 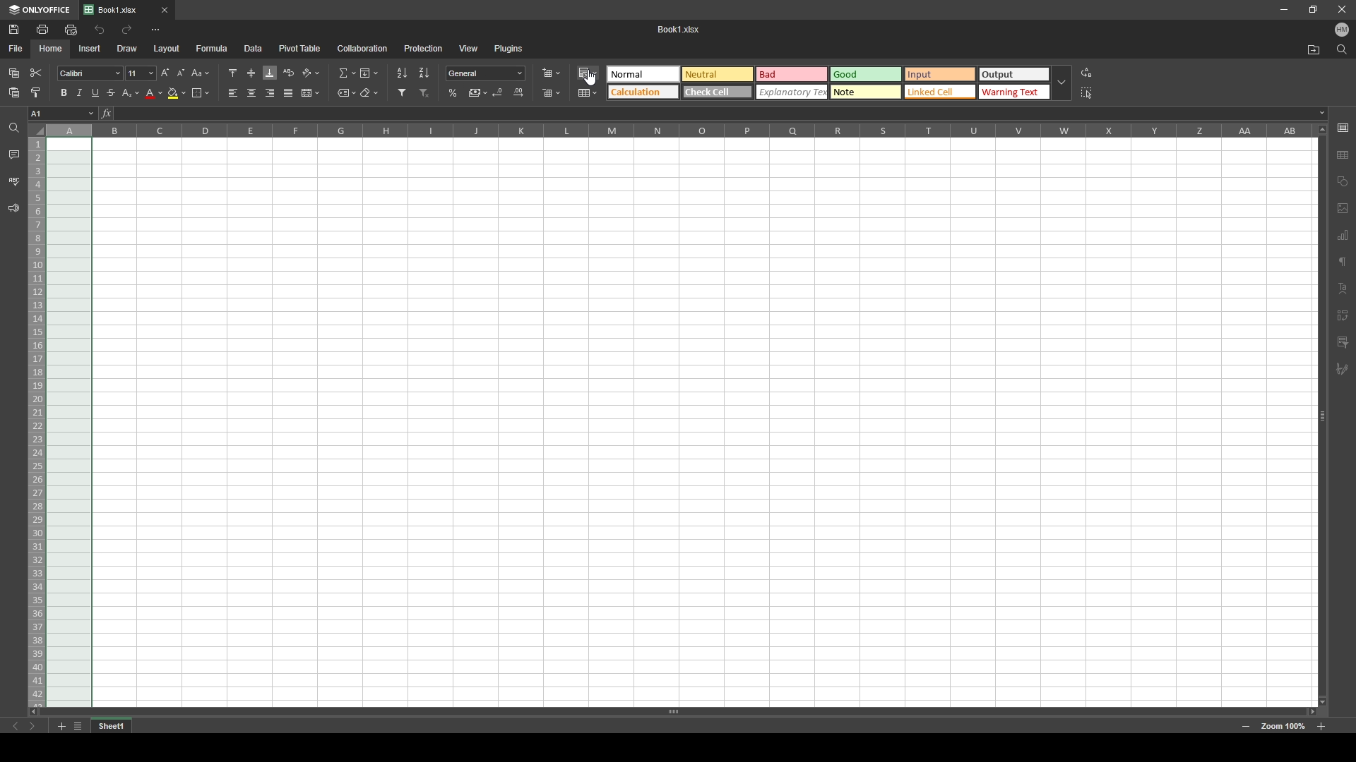 I want to click on zoom, so click(x=1283, y=727).